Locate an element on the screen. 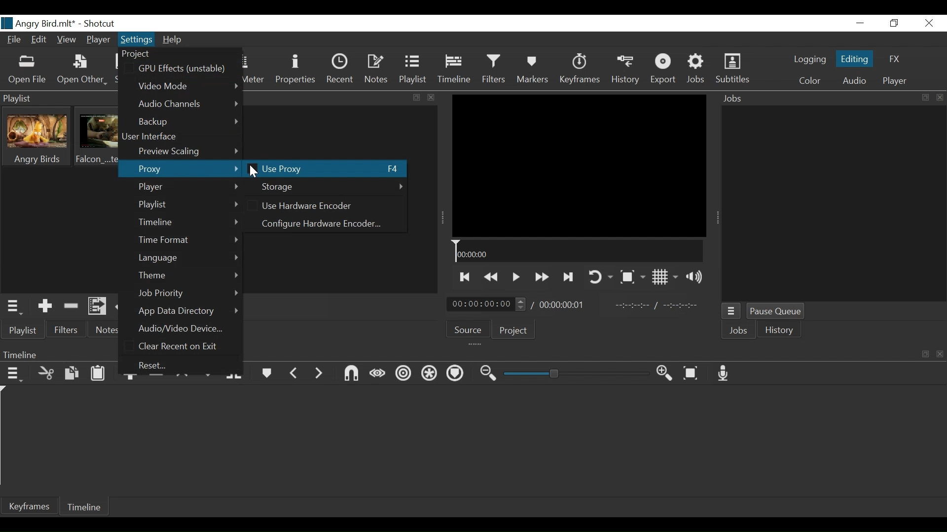 The height and width of the screenshot is (532, 947). User Interface is located at coordinates (154, 137).